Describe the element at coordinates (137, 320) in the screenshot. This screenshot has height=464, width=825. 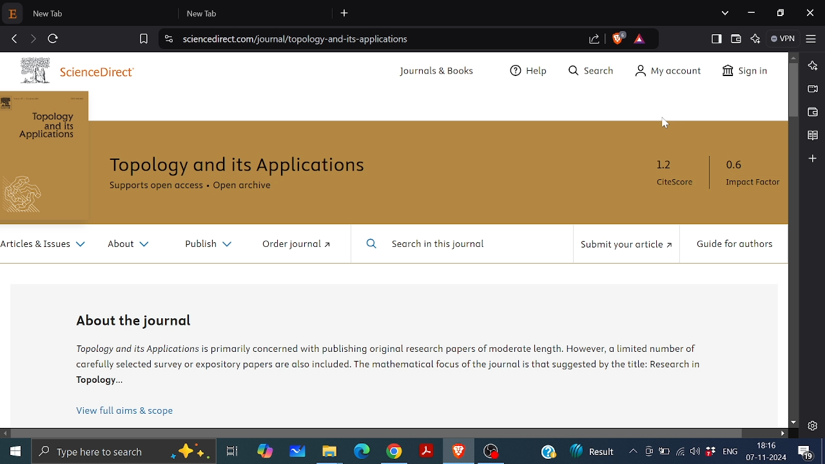
I see `About the Journal` at that location.